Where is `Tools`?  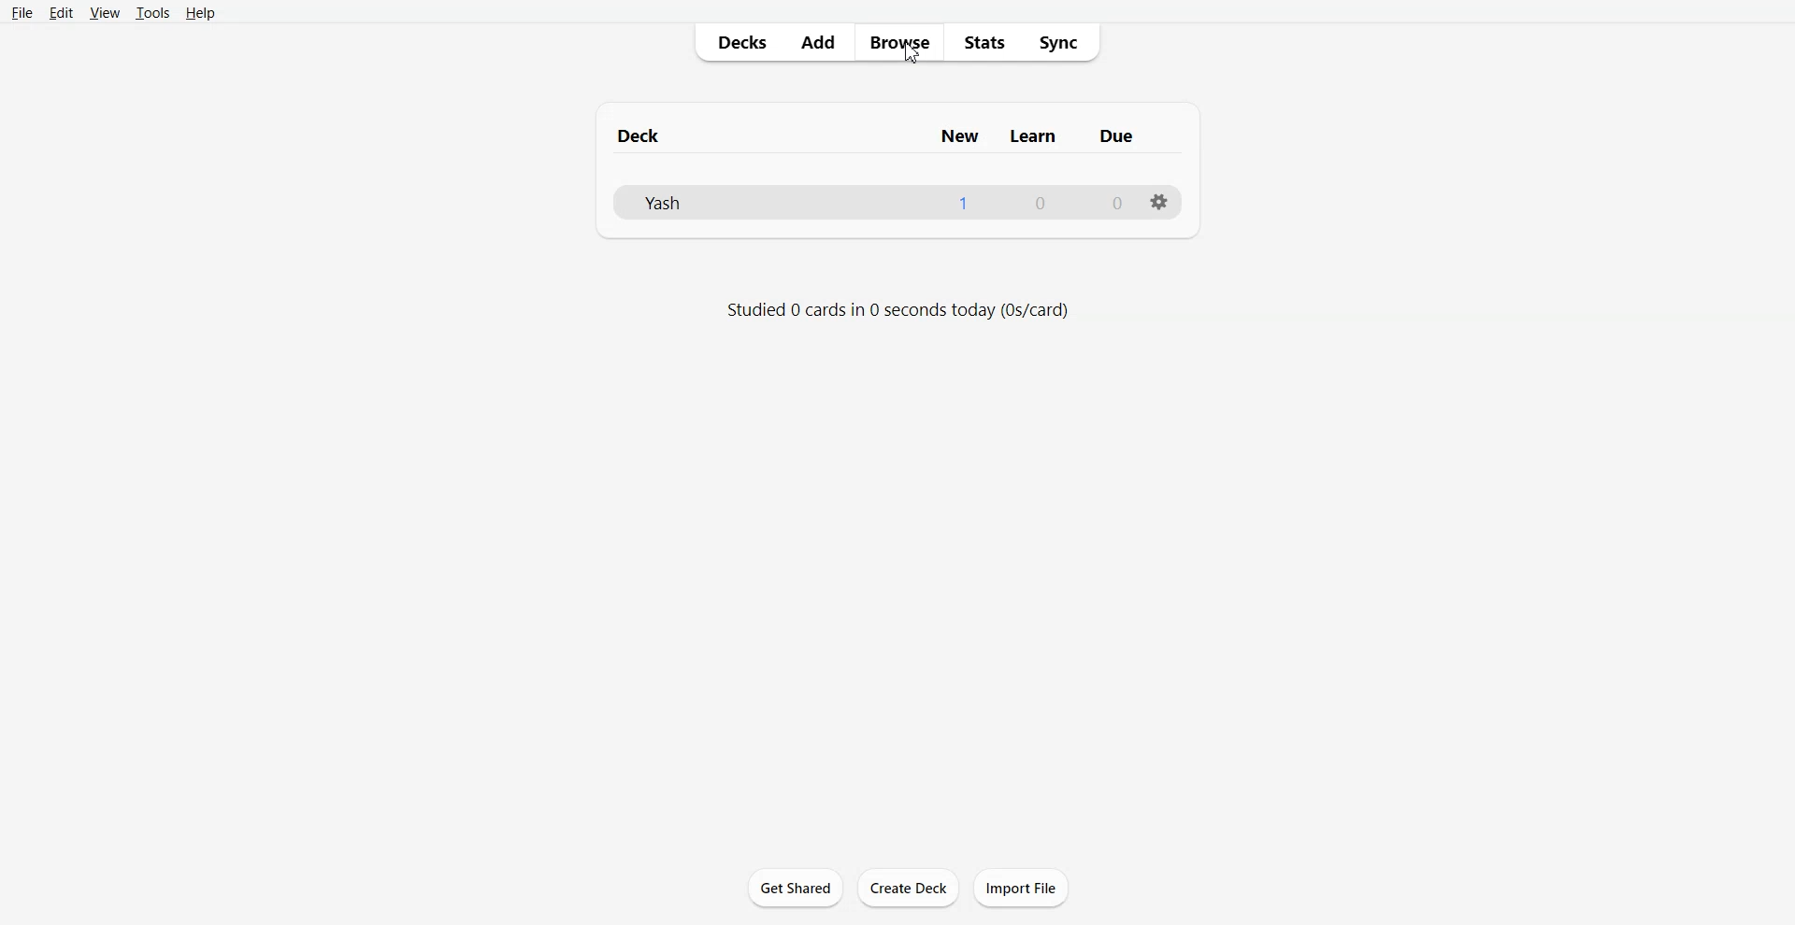
Tools is located at coordinates (151, 11).